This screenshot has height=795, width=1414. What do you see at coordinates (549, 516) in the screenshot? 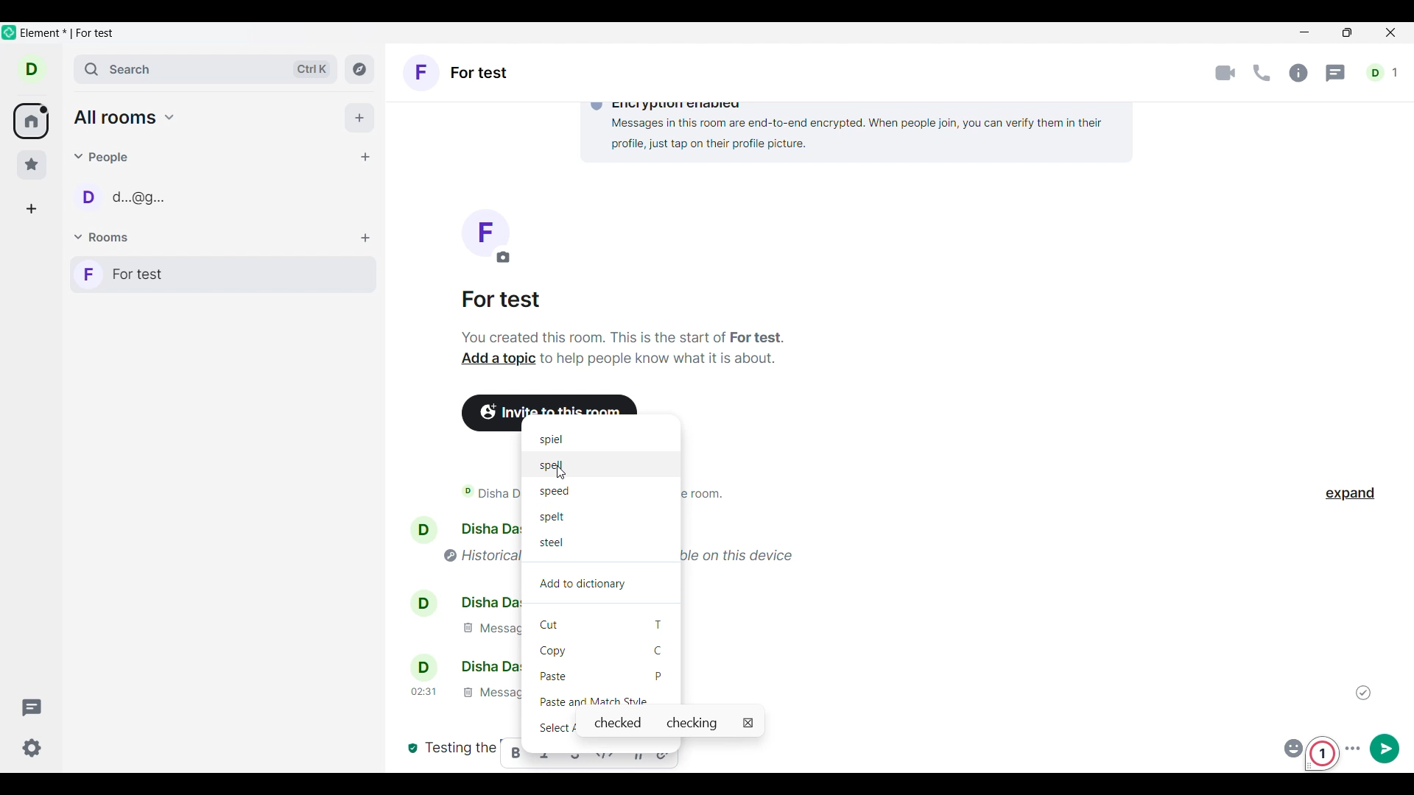
I see `spelt` at bounding box center [549, 516].